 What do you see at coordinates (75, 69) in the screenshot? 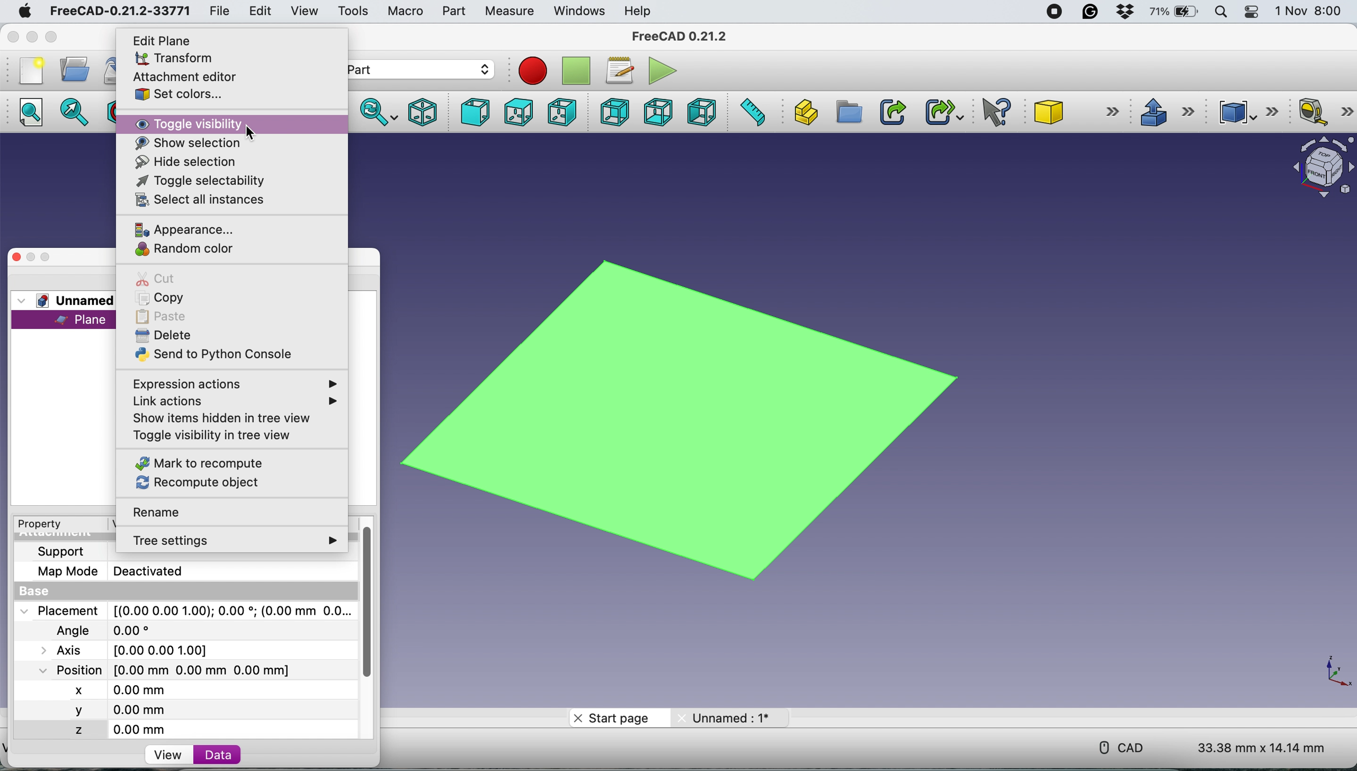
I see `open` at bounding box center [75, 69].